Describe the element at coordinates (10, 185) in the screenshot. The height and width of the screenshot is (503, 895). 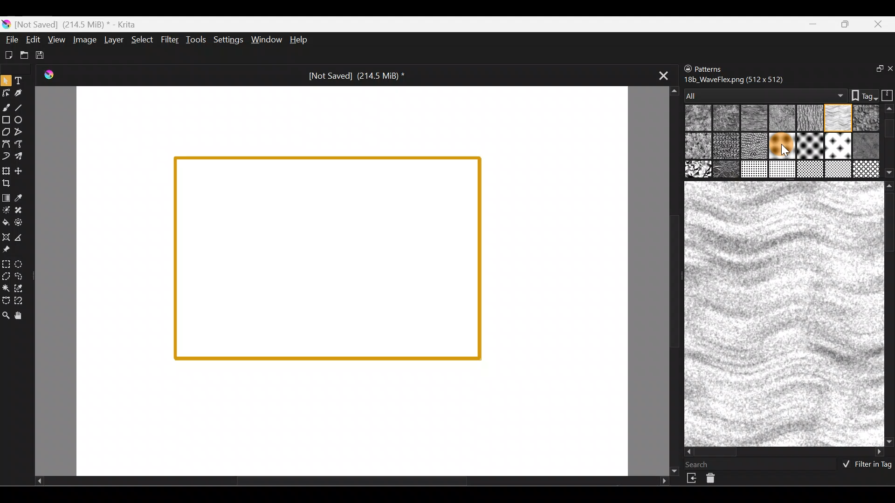
I see `Crop an image` at that location.